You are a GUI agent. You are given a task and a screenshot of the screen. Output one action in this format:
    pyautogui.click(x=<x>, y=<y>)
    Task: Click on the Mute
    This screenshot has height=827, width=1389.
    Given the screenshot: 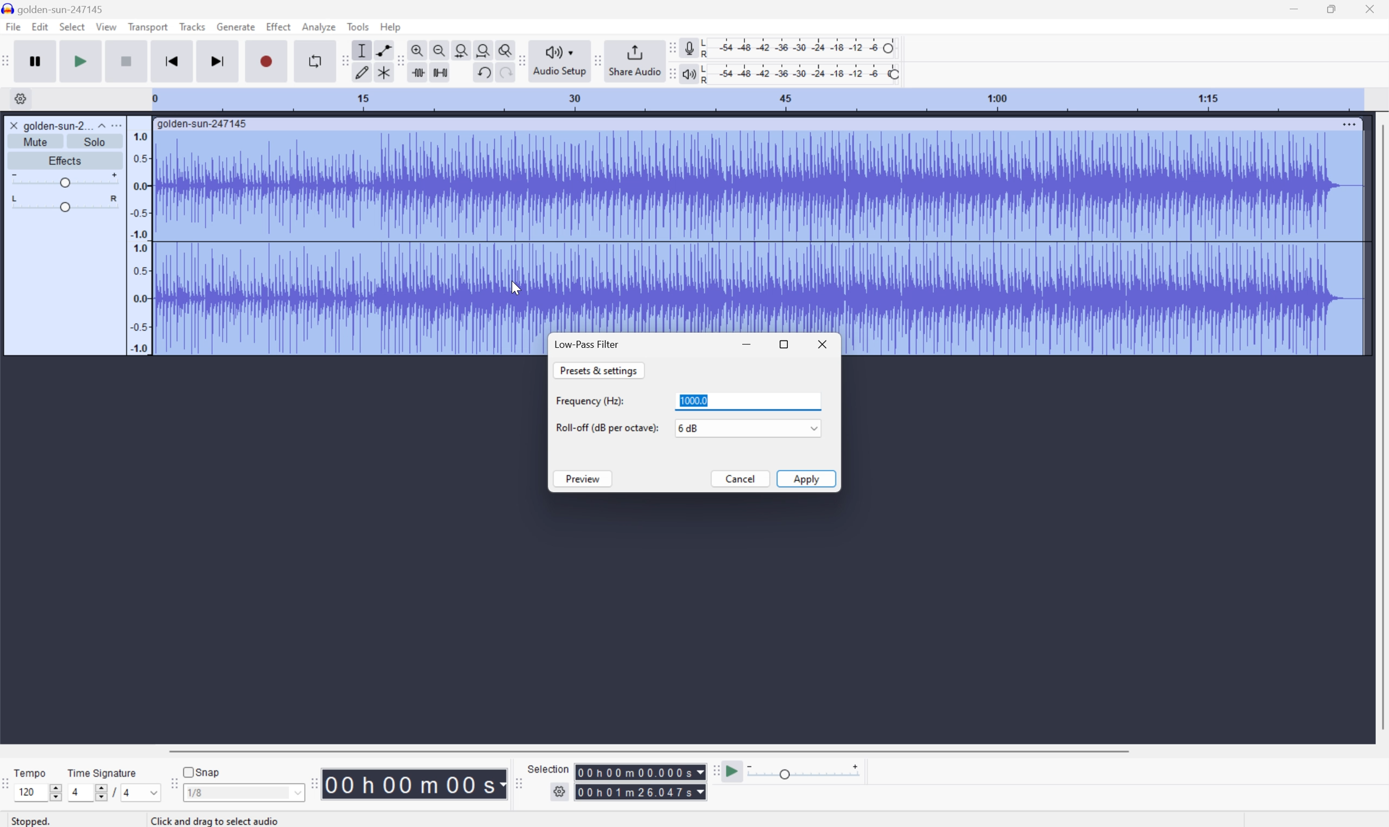 What is the action you would take?
    pyautogui.click(x=36, y=142)
    